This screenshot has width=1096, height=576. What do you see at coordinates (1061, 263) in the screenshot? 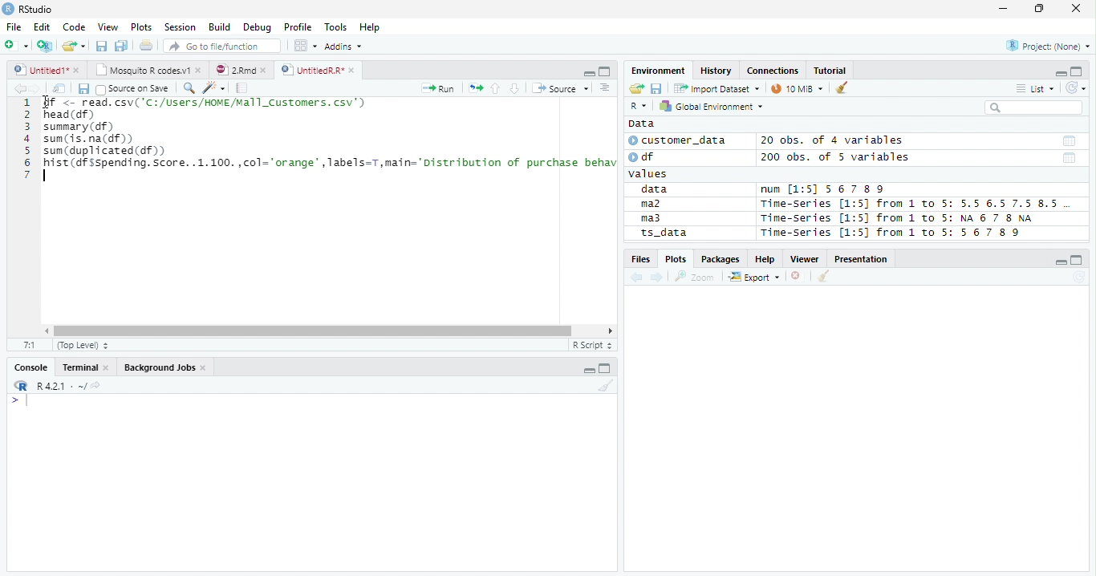
I see `Minimize` at bounding box center [1061, 263].